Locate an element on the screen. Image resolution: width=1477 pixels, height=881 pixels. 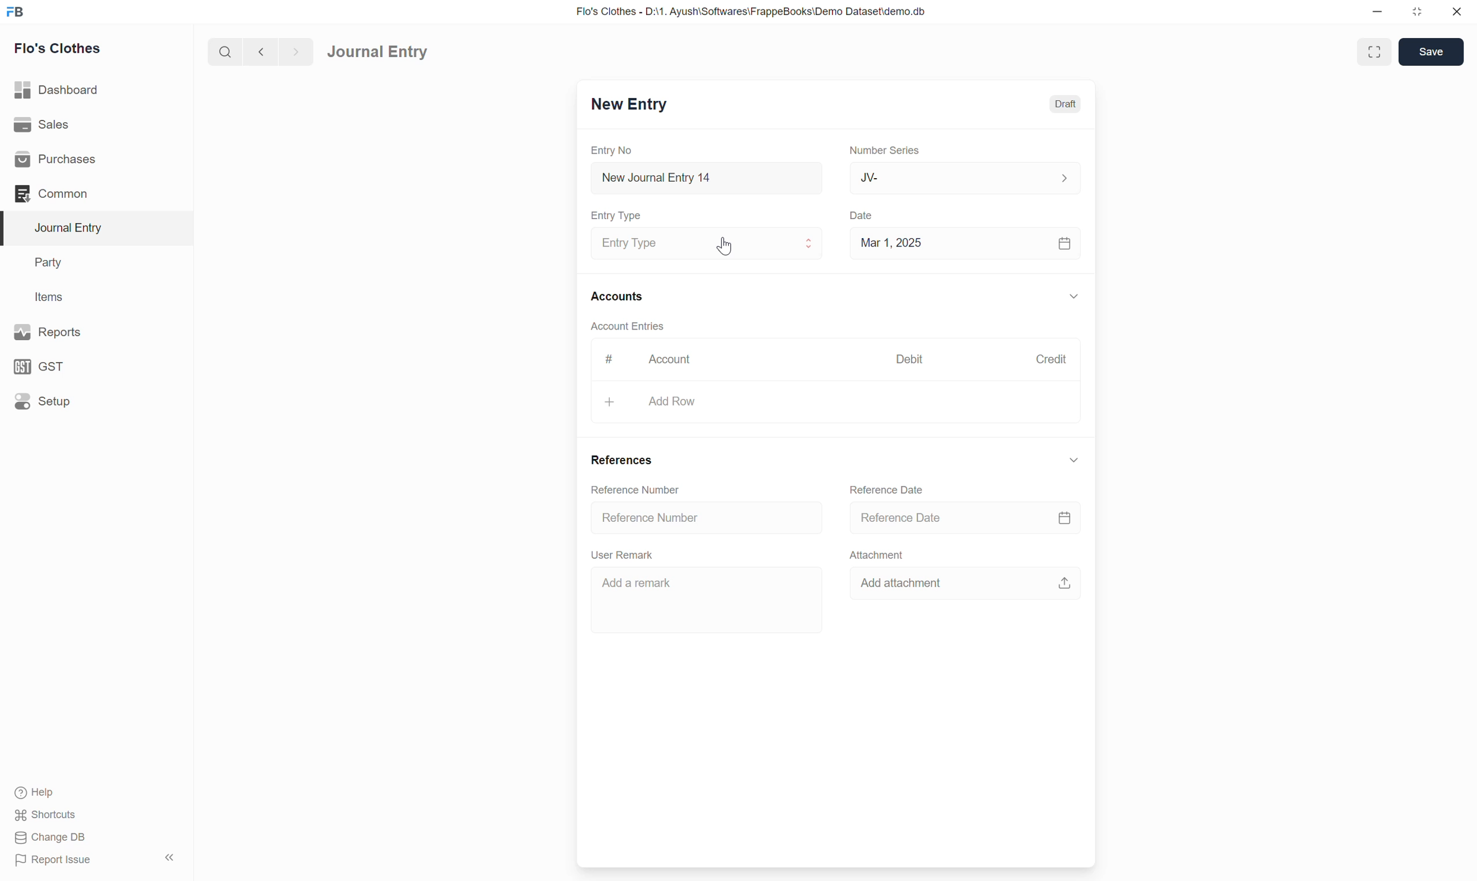
Draft is located at coordinates (1067, 103).